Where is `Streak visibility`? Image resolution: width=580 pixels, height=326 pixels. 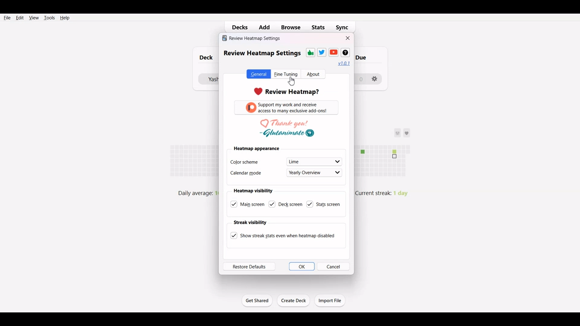
Streak visibility is located at coordinates (250, 222).